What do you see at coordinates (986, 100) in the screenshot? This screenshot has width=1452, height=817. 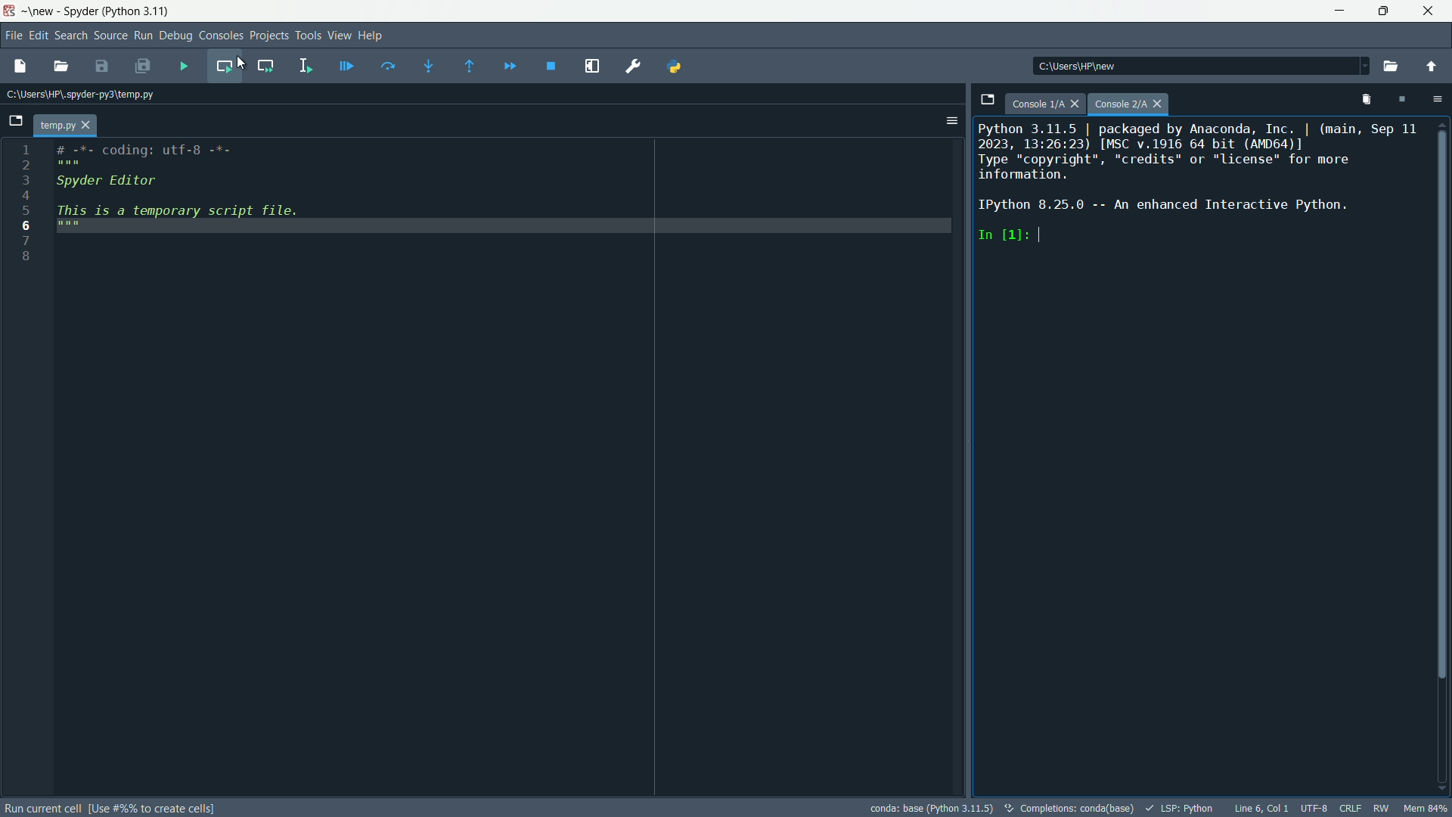 I see `browse tabs` at bounding box center [986, 100].